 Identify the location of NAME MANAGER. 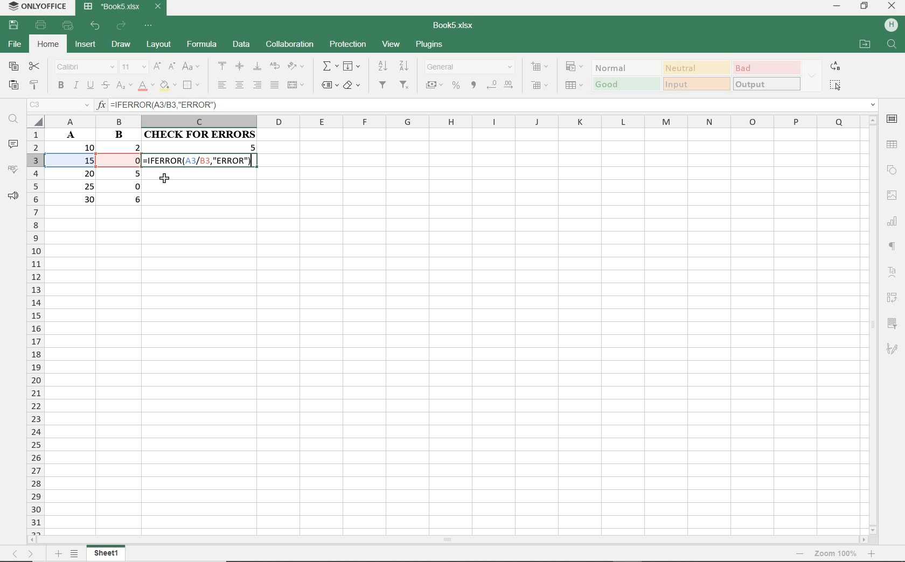
(58, 106).